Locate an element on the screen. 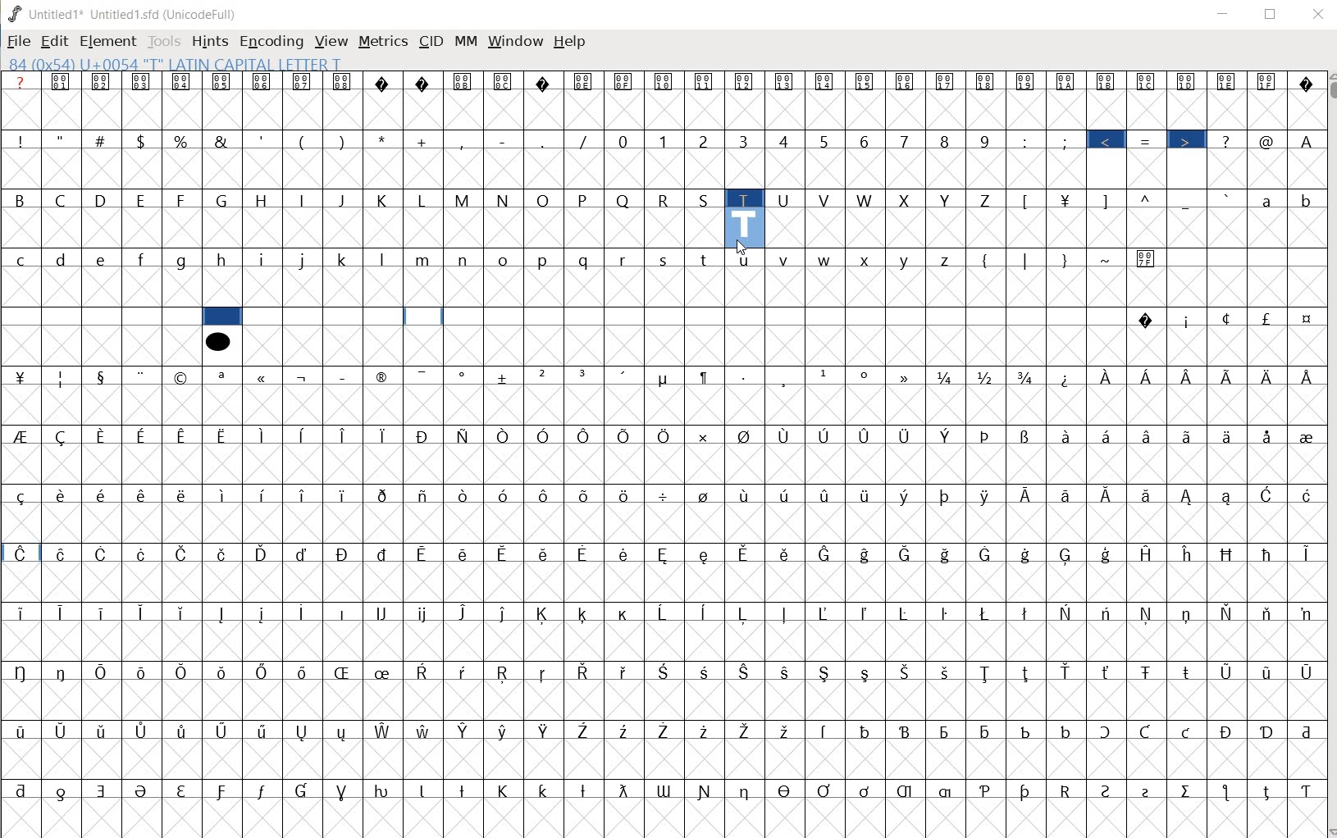  Symbol is located at coordinates (1267, 731).